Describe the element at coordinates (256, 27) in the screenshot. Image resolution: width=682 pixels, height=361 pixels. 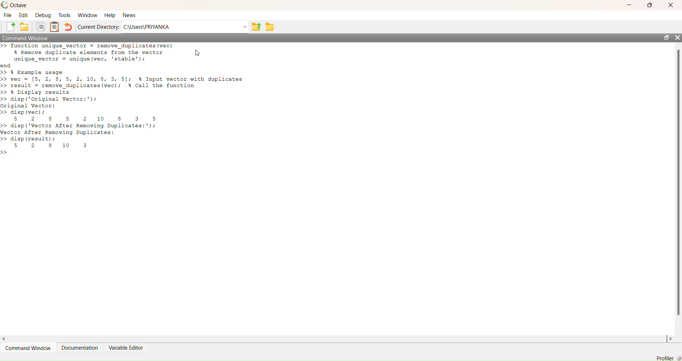
I see `share folder` at that location.